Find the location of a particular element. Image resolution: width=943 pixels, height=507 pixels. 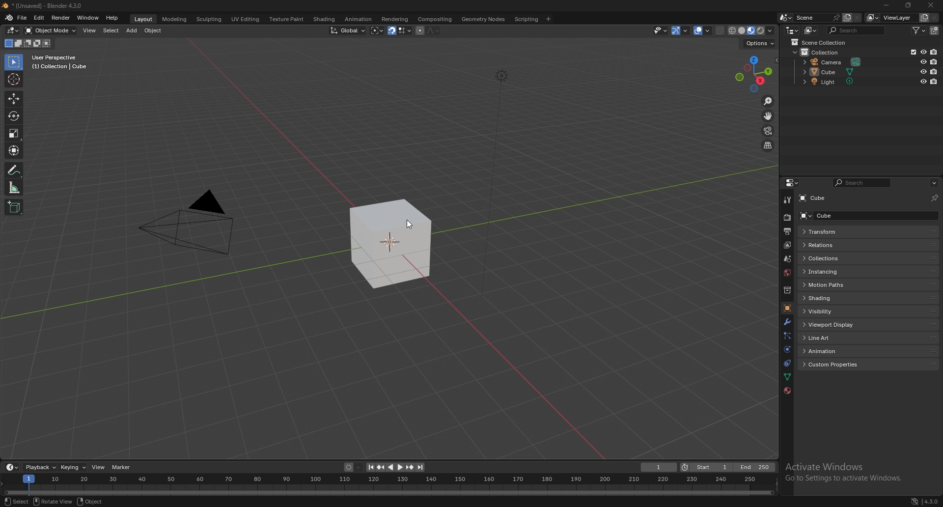

auto keying is located at coordinates (352, 468).